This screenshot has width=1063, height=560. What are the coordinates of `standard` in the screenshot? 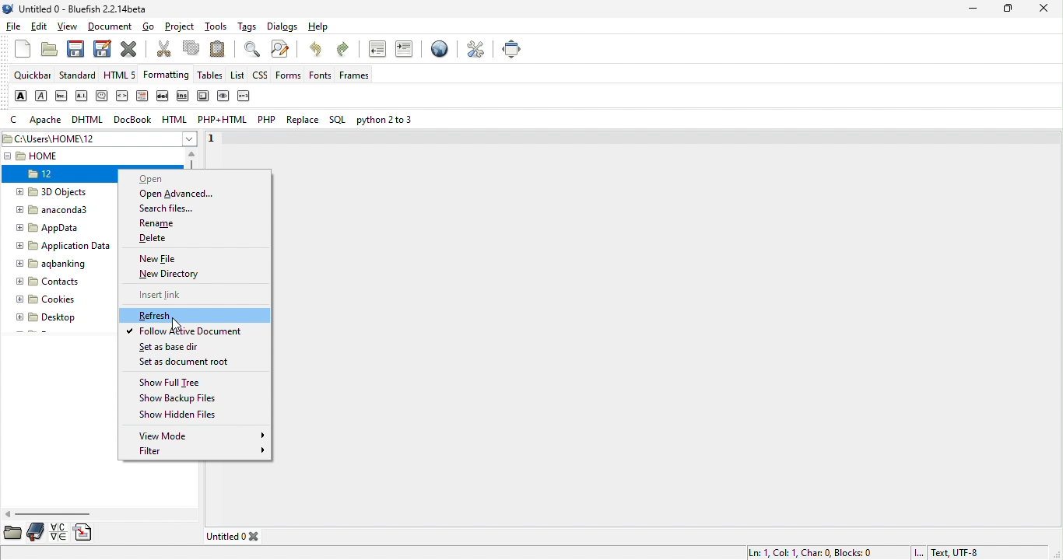 It's located at (77, 76).